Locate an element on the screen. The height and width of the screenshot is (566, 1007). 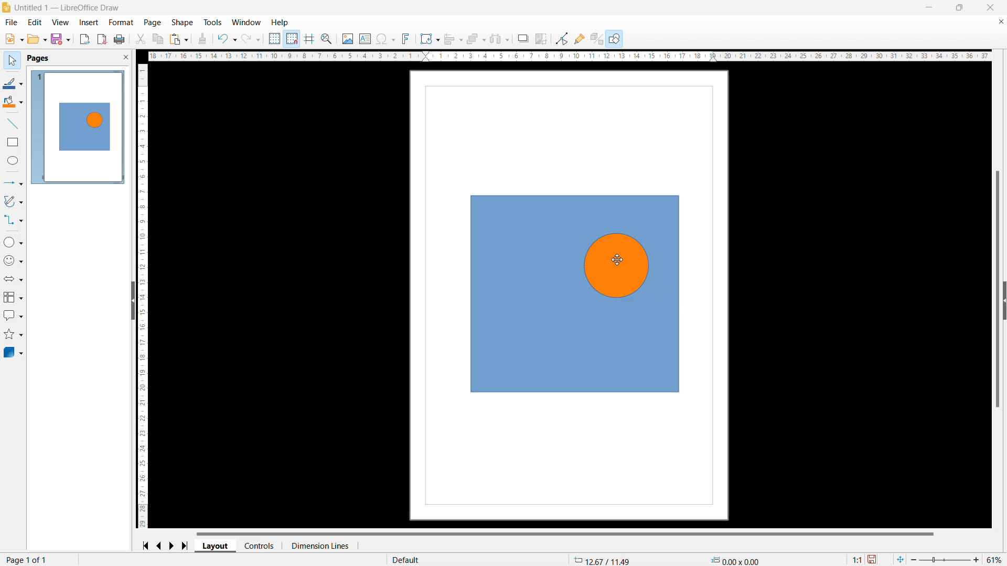
transformations is located at coordinates (428, 39).